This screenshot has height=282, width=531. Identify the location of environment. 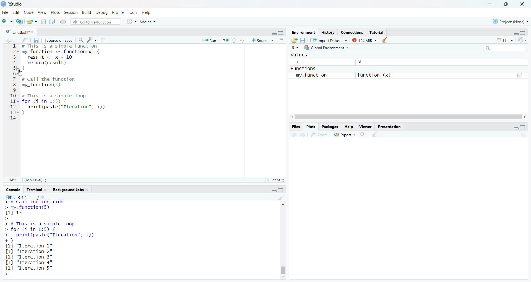
(304, 32).